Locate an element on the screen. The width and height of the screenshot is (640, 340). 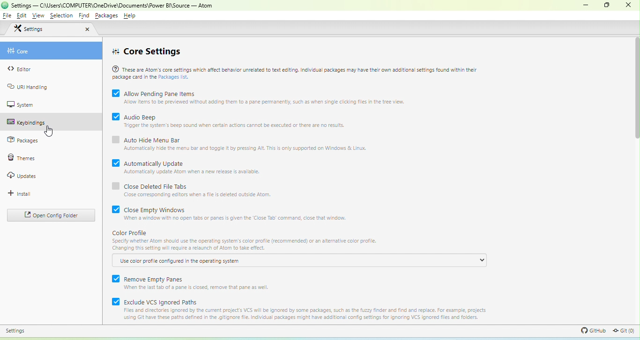
allow pending pane items is located at coordinates (154, 92).